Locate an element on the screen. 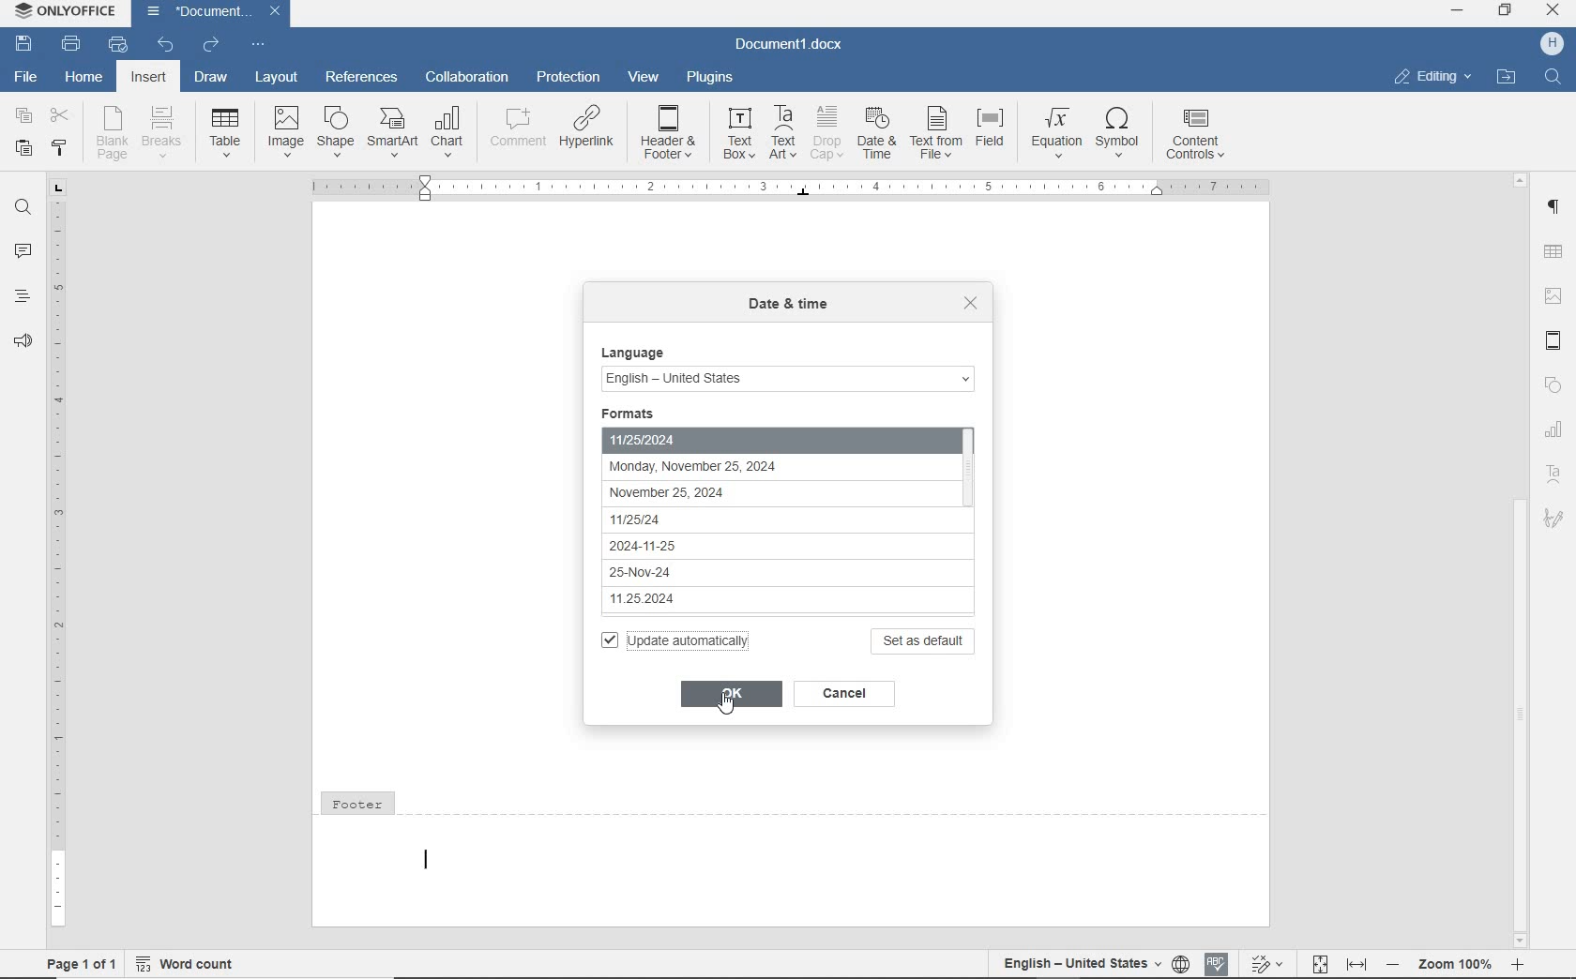  spell check is located at coordinates (1218, 966).